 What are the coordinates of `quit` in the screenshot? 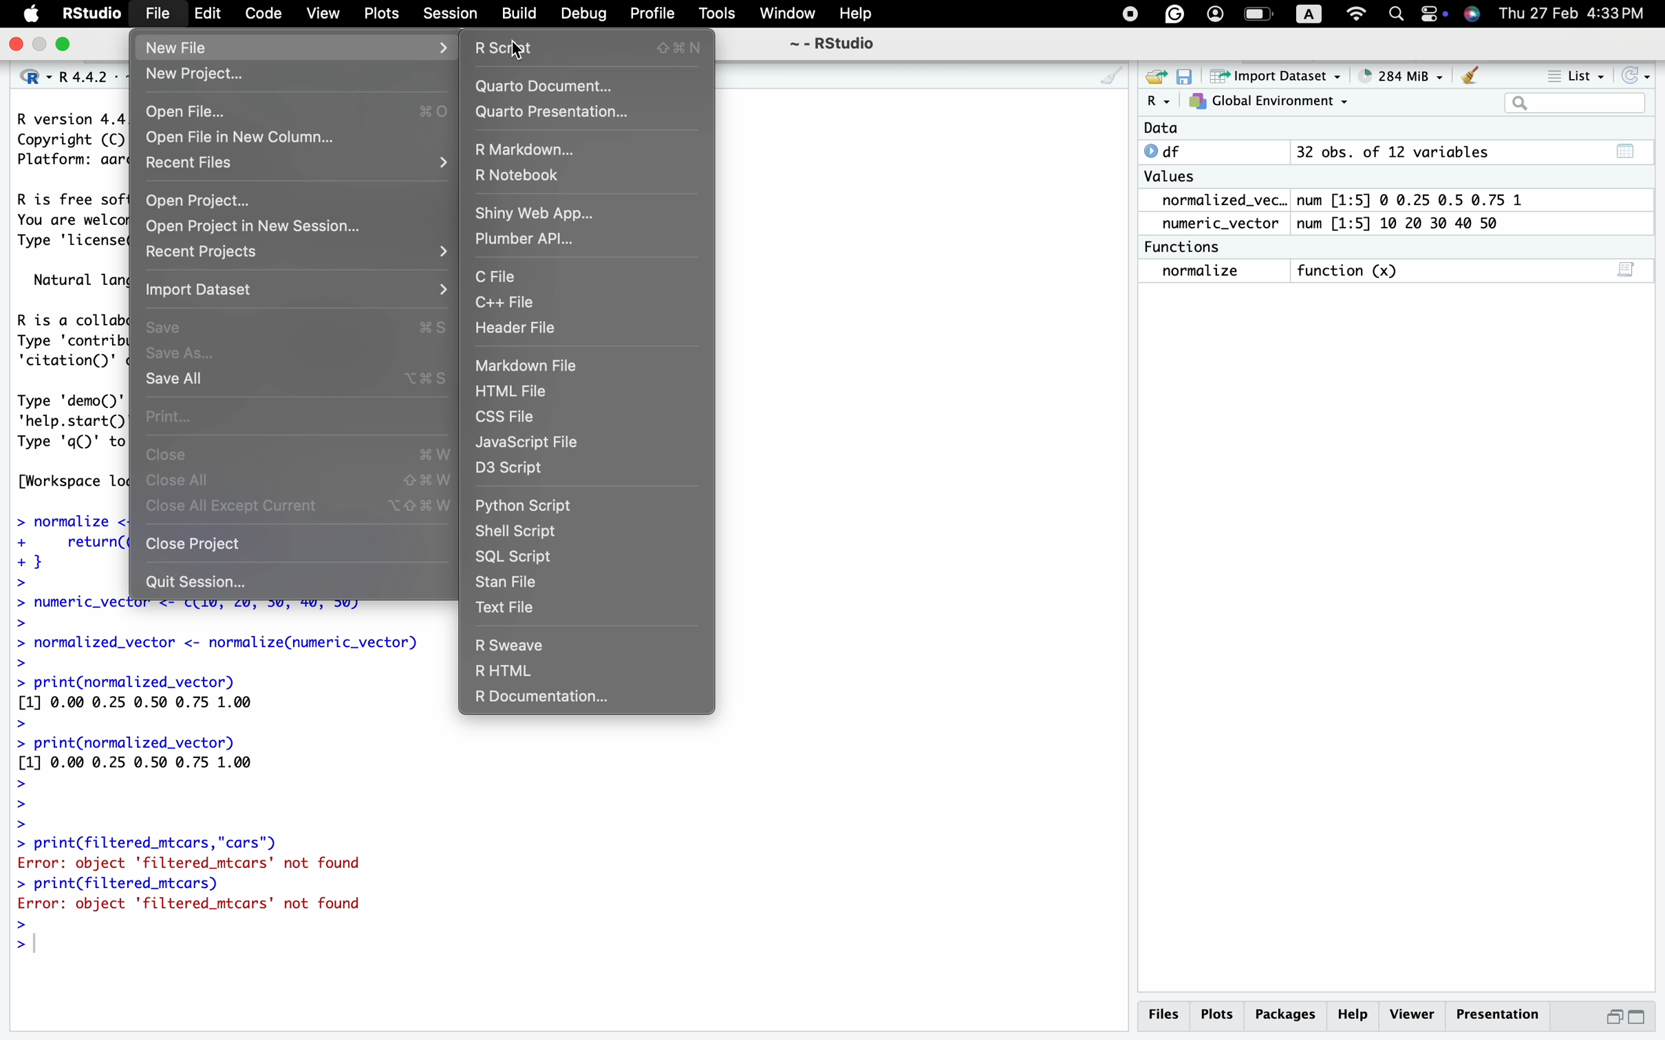 It's located at (18, 47).